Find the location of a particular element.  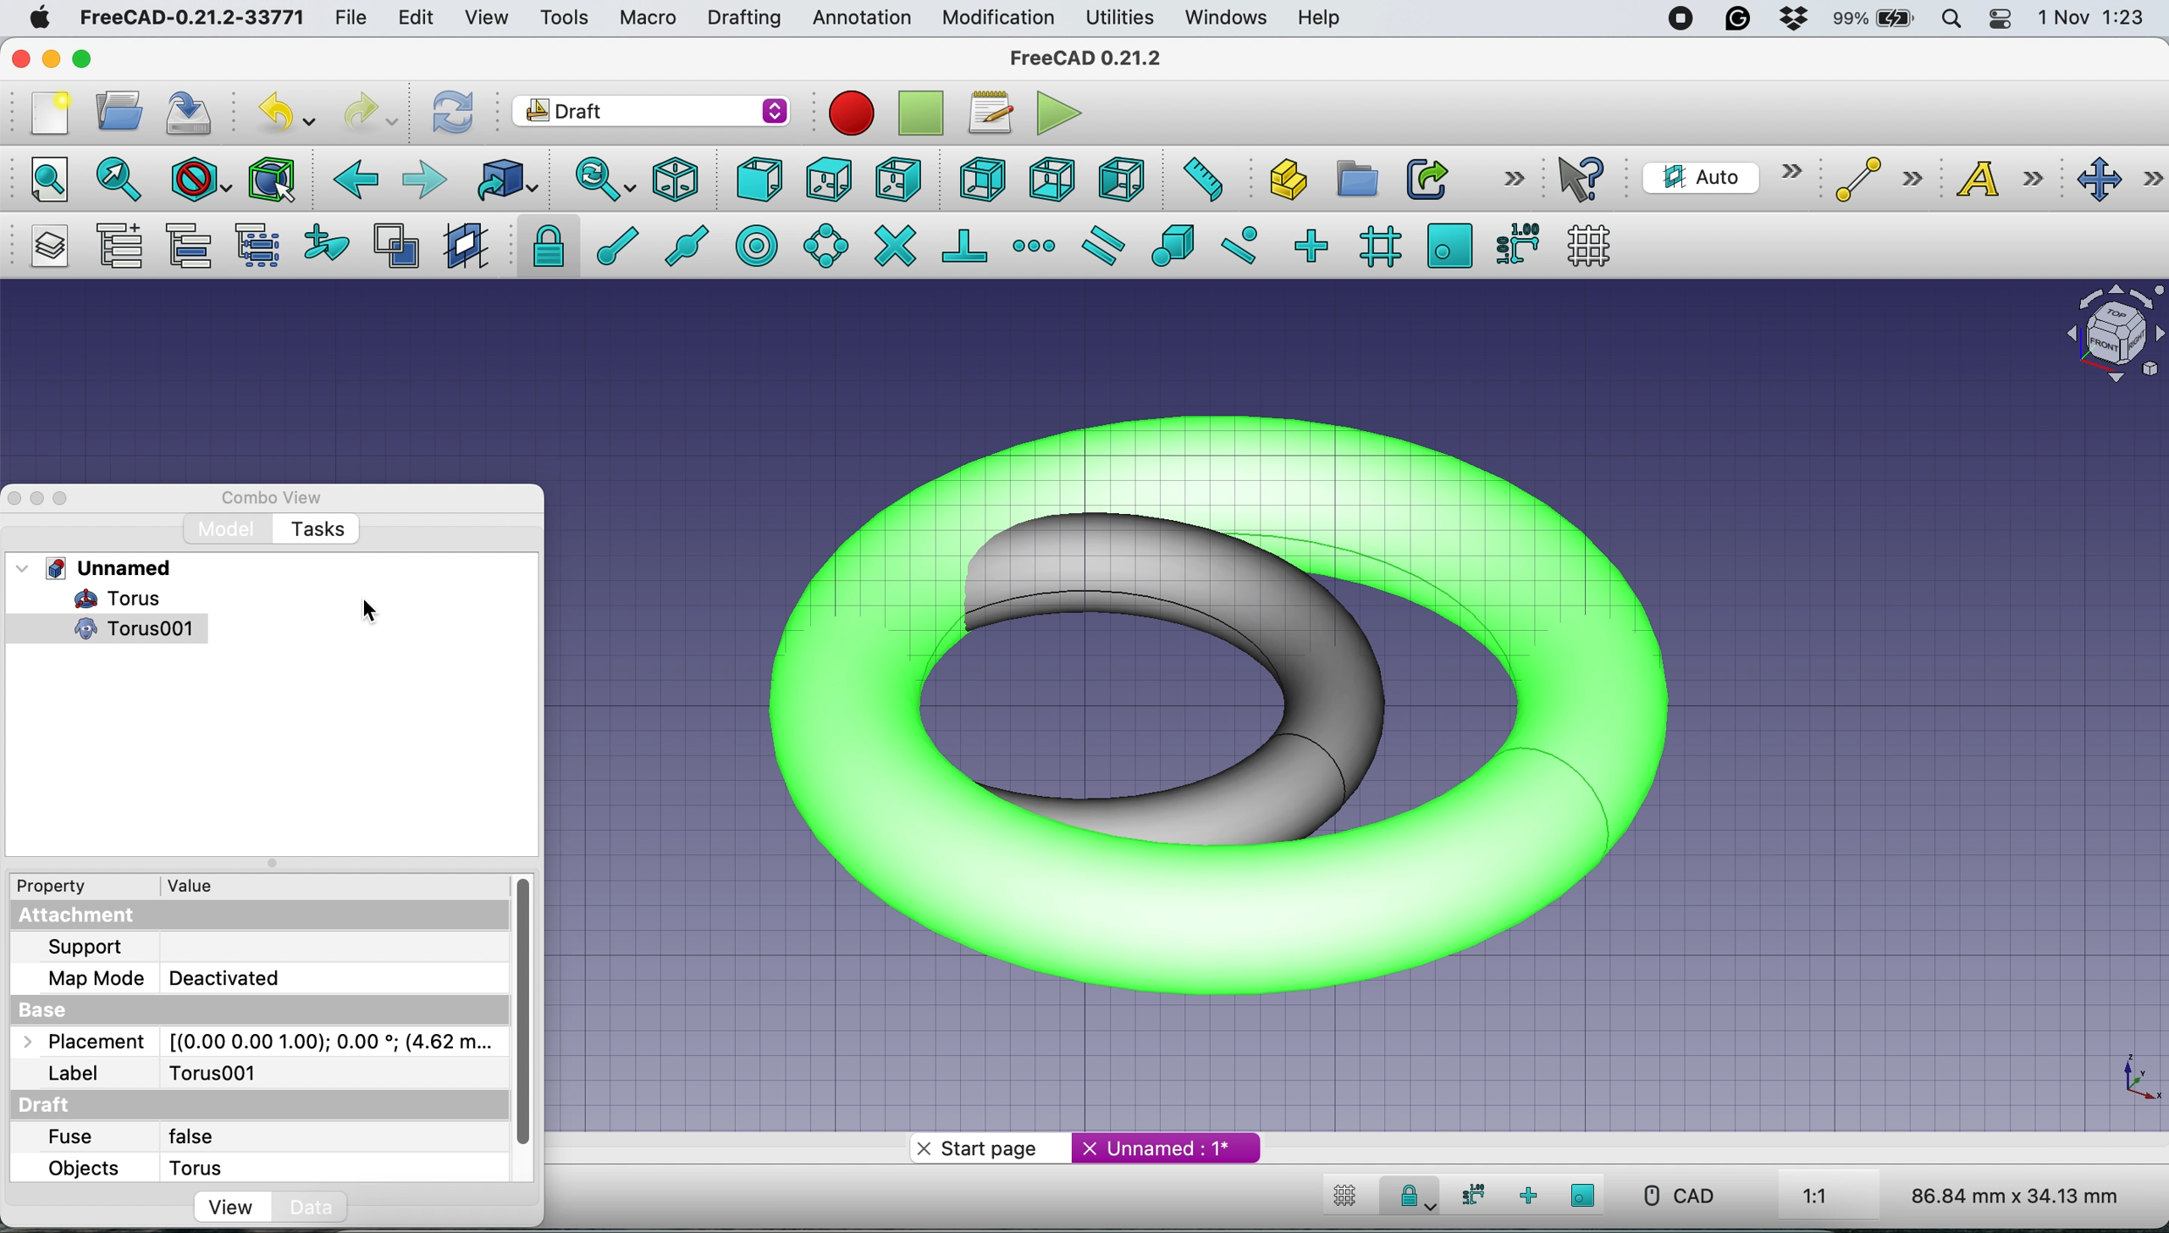

Objects is located at coordinates (80, 1170).